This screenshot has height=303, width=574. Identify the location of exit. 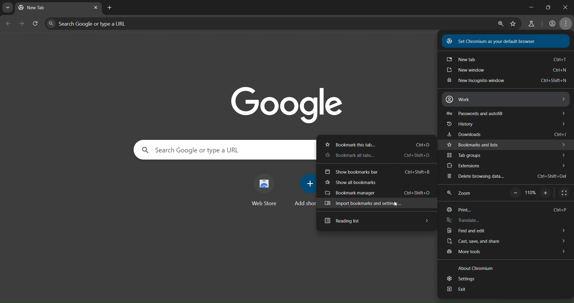
(457, 290).